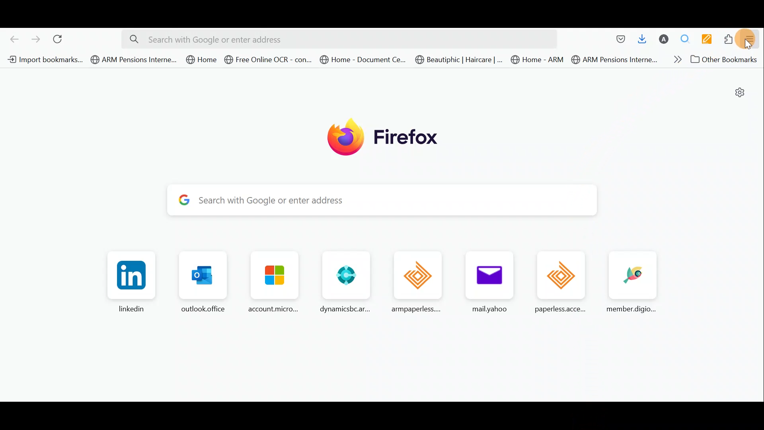 The height and width of the screenshot is (430, 764). I want to click on Firefox logo, so click(374, 136).